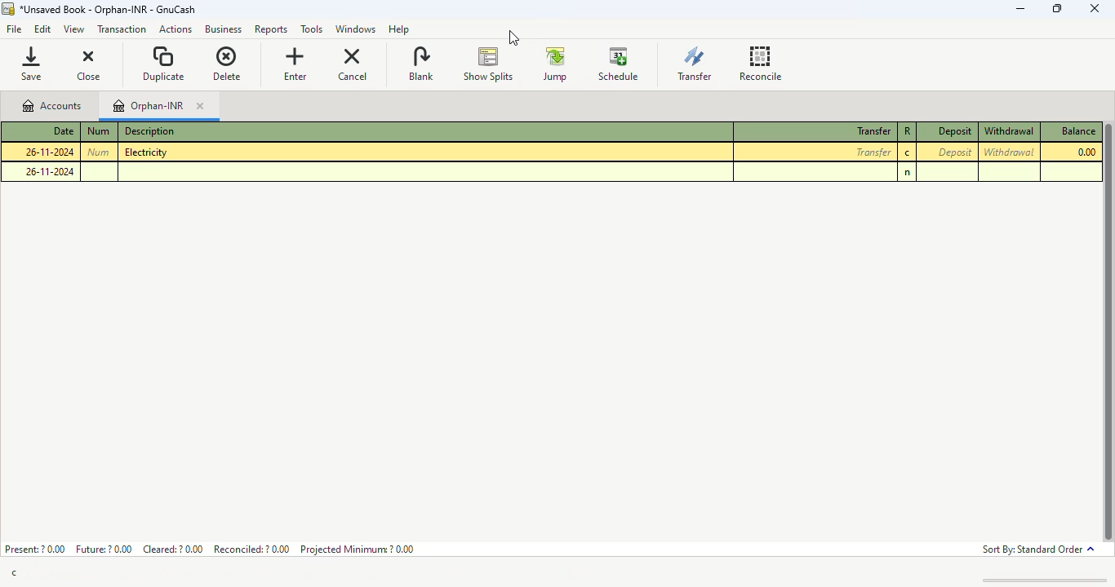 The height and width of the screenshot is (587, 1115). What do you see at coordinates (251, 549) in the screenshot?
I see `reconciled: ? 0.00` at bounding box center [251, 549].